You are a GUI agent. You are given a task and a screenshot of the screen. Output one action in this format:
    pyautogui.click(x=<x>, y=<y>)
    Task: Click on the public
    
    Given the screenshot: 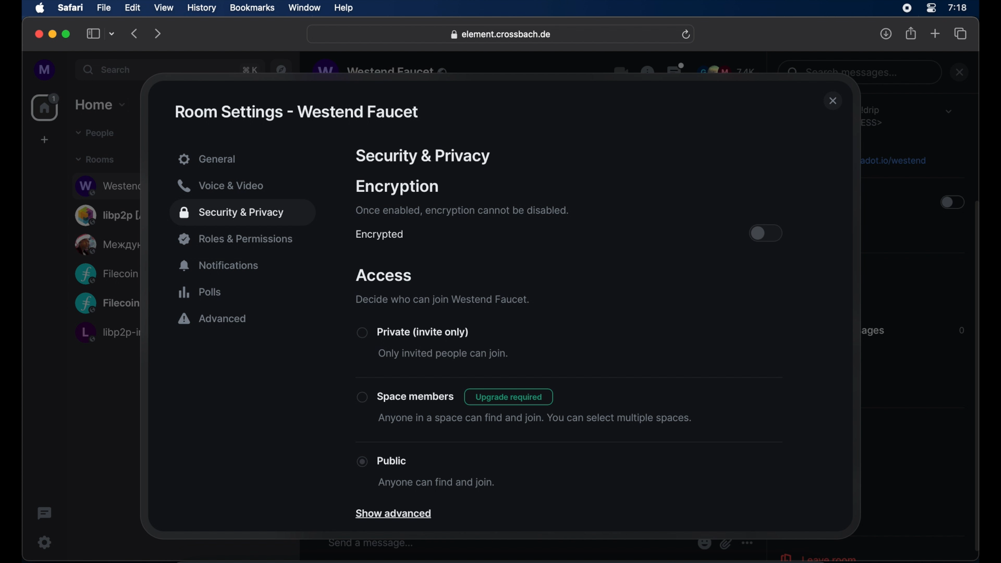 What is the action you would take?
    pyautogui.click(x=382, y=461)
    